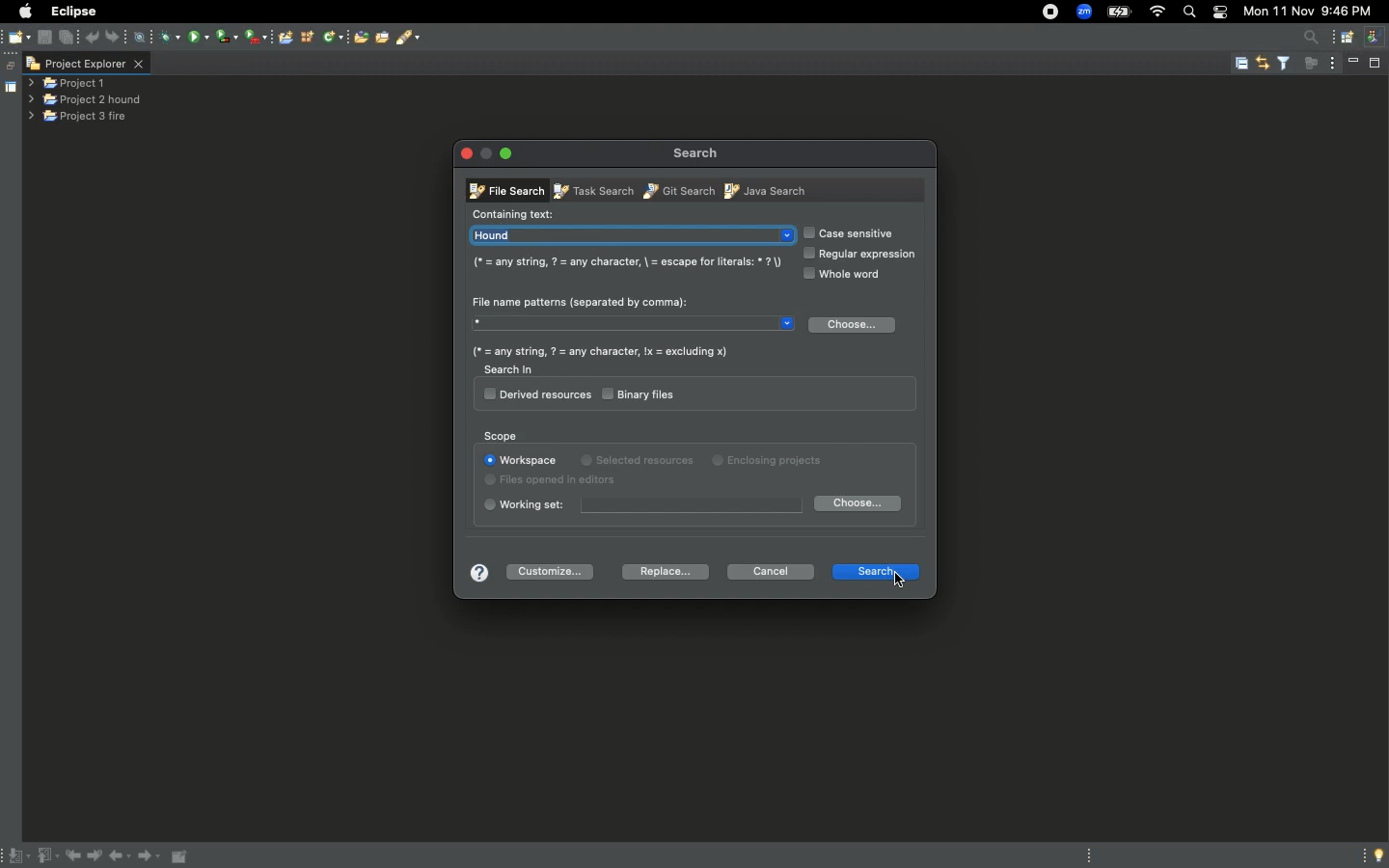  Describe the element at coordinates (171, 37) in the screenshot. I see `debug` at that location.